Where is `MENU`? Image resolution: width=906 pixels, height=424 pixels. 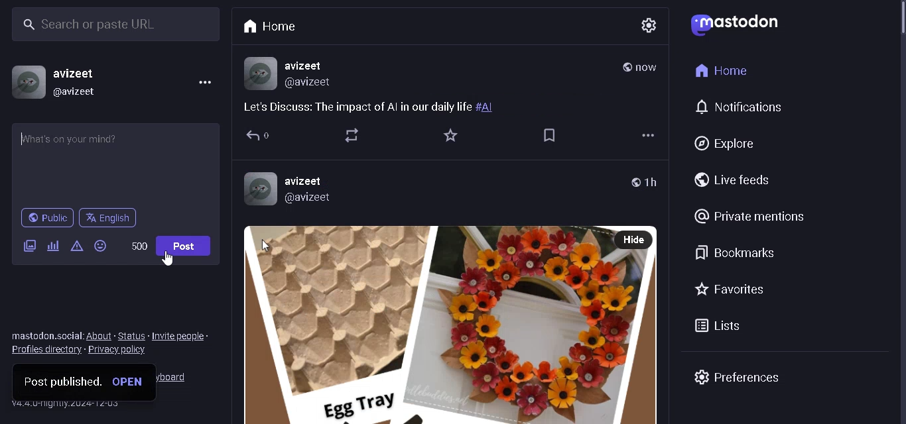 MENU is located at coordinates (202, 84).